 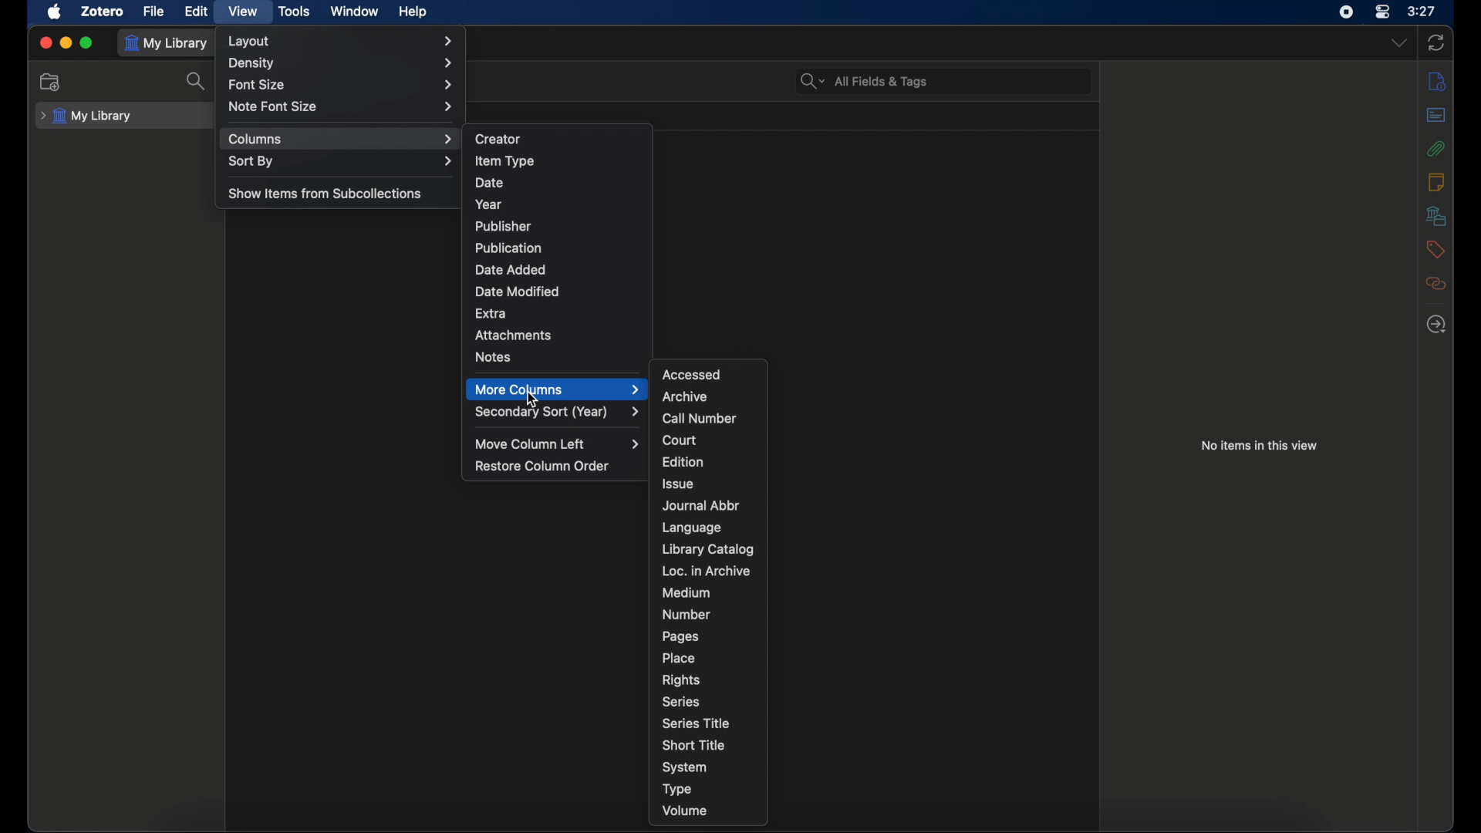 What do you see at coordinates (52, 83) in the screenshot?
I see `new collection` at bounding box center [52, 83].